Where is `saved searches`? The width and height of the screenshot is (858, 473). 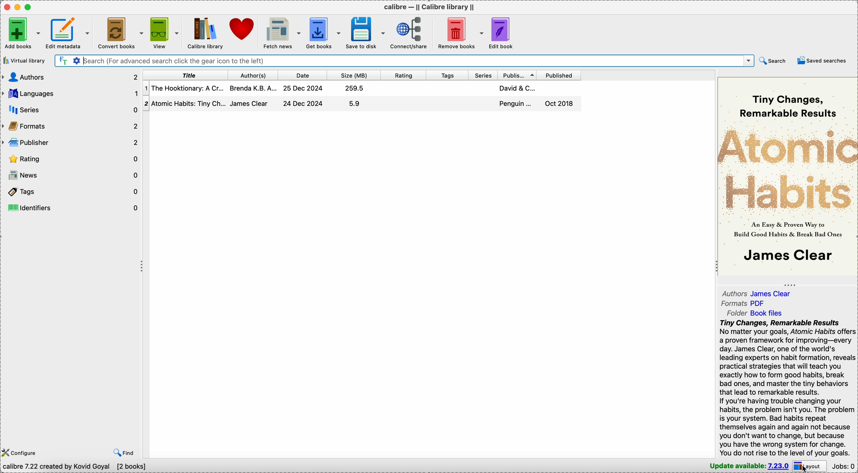 saved searches is located at coordinates (822, 60).